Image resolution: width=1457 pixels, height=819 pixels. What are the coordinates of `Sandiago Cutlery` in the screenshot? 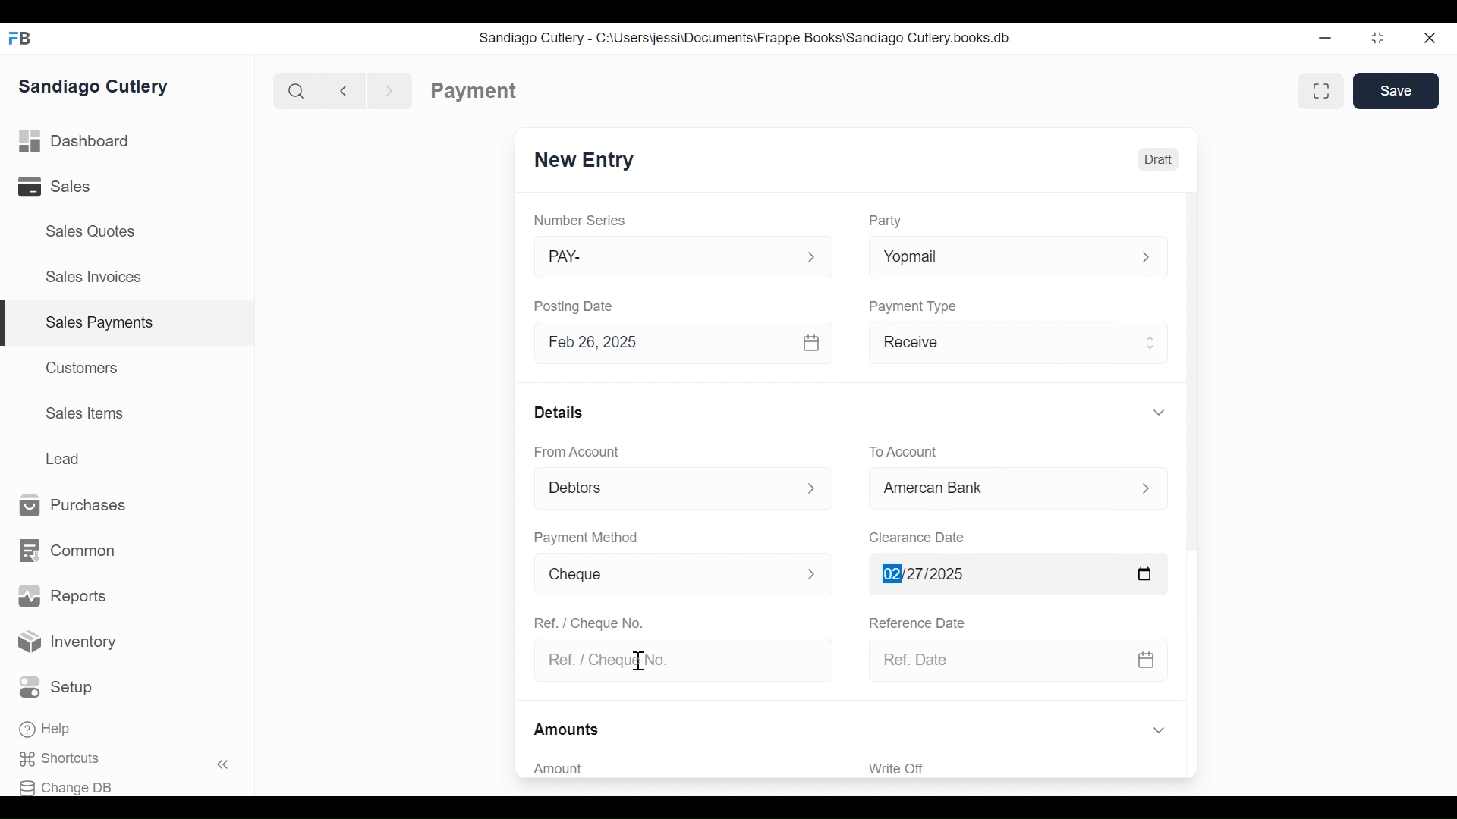 It's located at (96, 86).